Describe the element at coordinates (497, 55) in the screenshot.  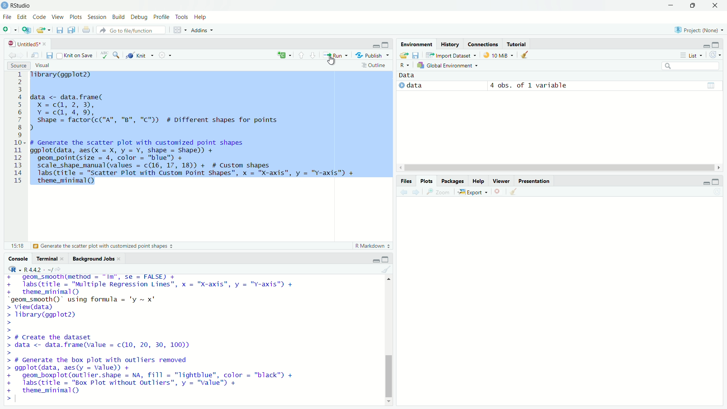
I see `9 MiB` at that location.